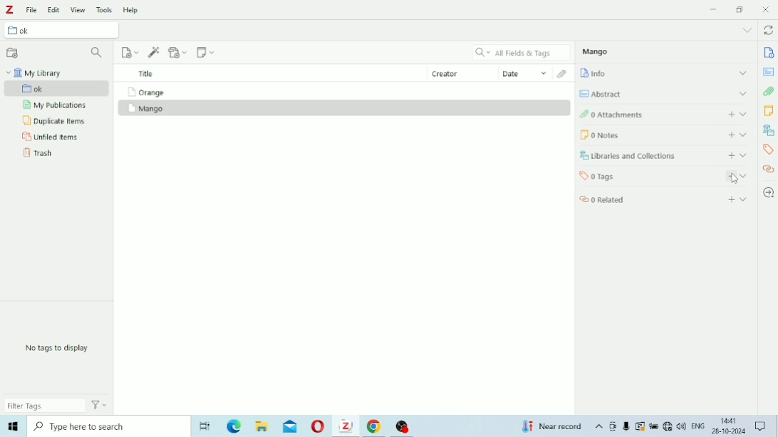 The image size is (778, 437). I want to click on Related, so click(665, 198).